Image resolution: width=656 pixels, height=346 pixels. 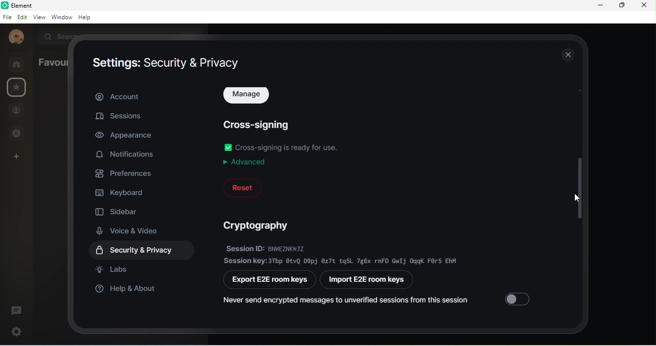 I want to click on labs, so click(x=114, y=269).